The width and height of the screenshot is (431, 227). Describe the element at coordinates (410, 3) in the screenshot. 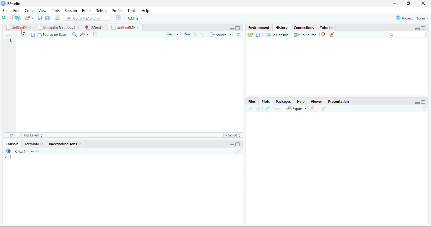

I see `maximize` at that location.